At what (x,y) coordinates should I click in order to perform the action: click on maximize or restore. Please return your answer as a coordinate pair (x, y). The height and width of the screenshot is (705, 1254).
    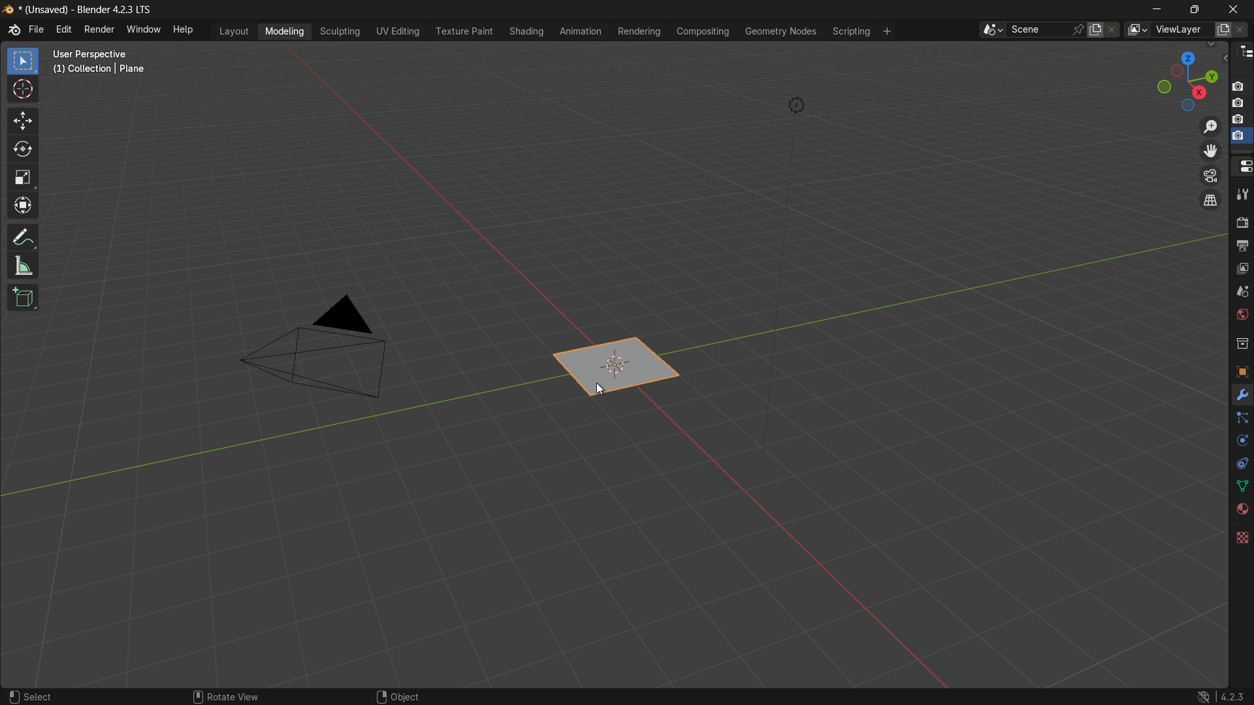
    Looking at the image, I should click on (1198, 9).